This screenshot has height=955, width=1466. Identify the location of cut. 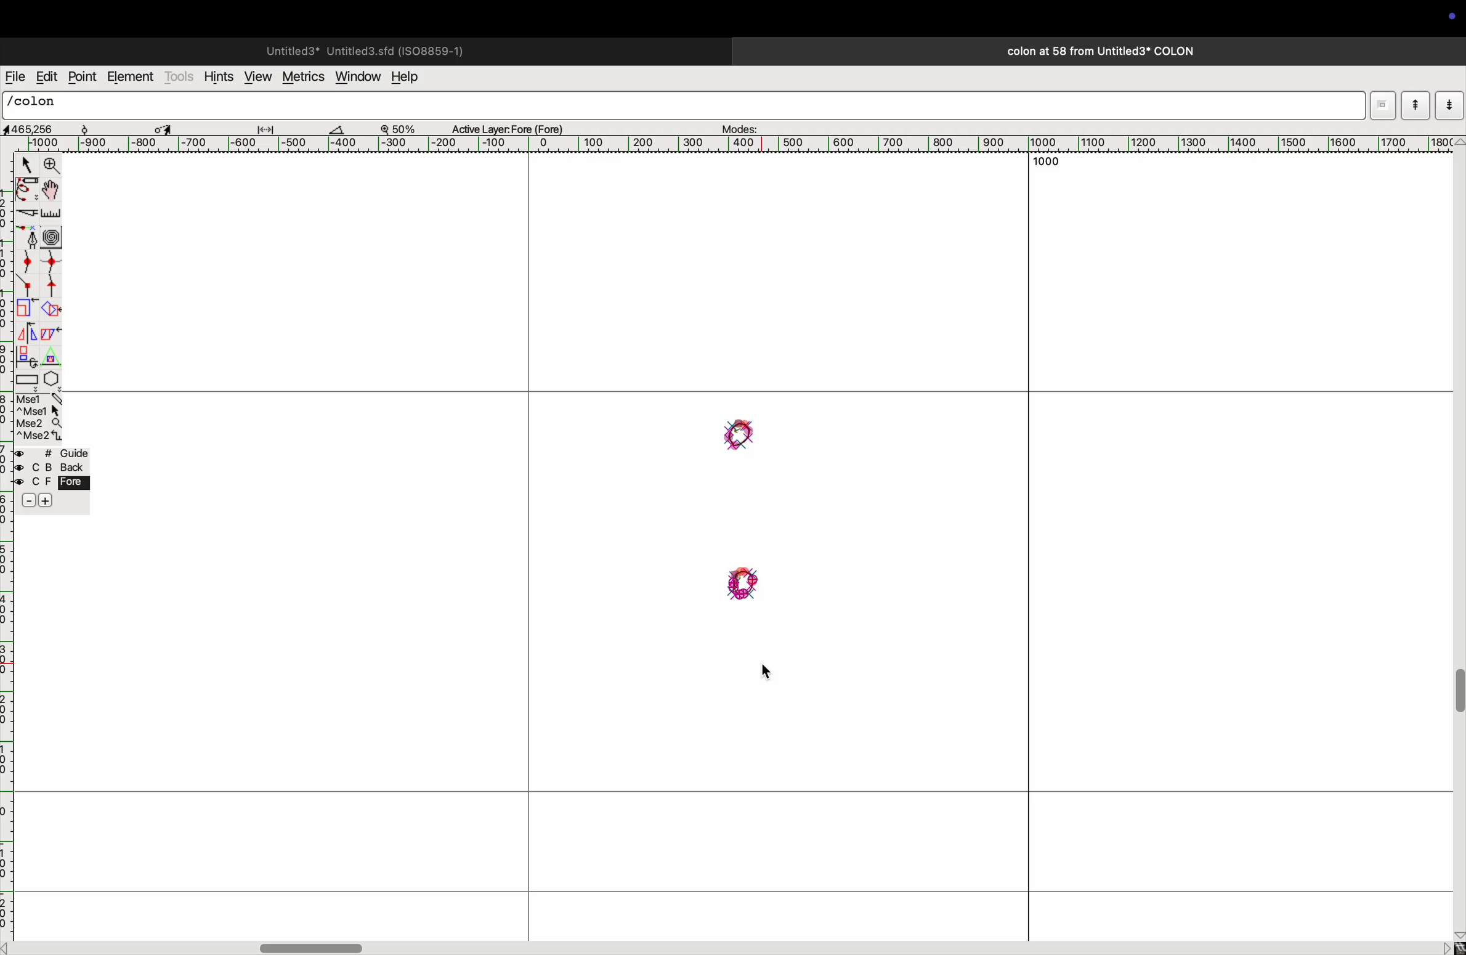
(344, 129).